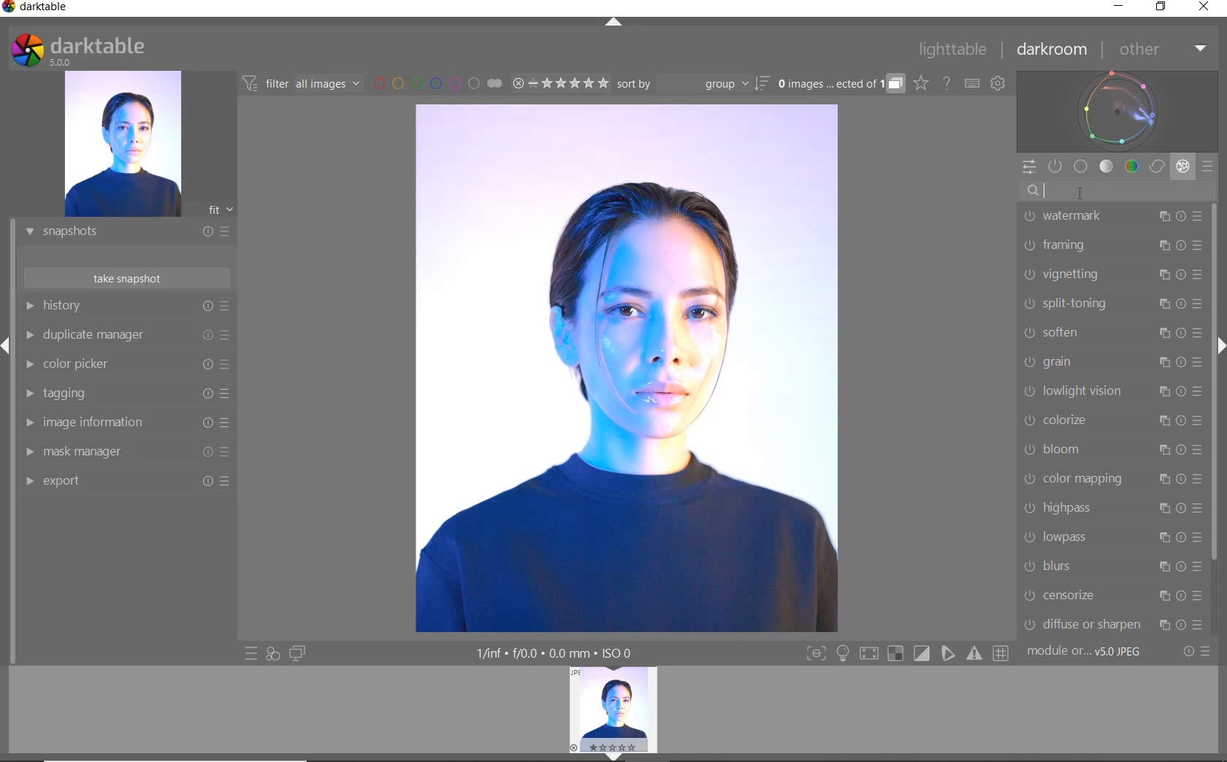 Image resolution: width=1227 pixels, height=762 pixels. Describe the element at coordinates (1182, 166) in the screenshot. I see `EFFECT` at that location.